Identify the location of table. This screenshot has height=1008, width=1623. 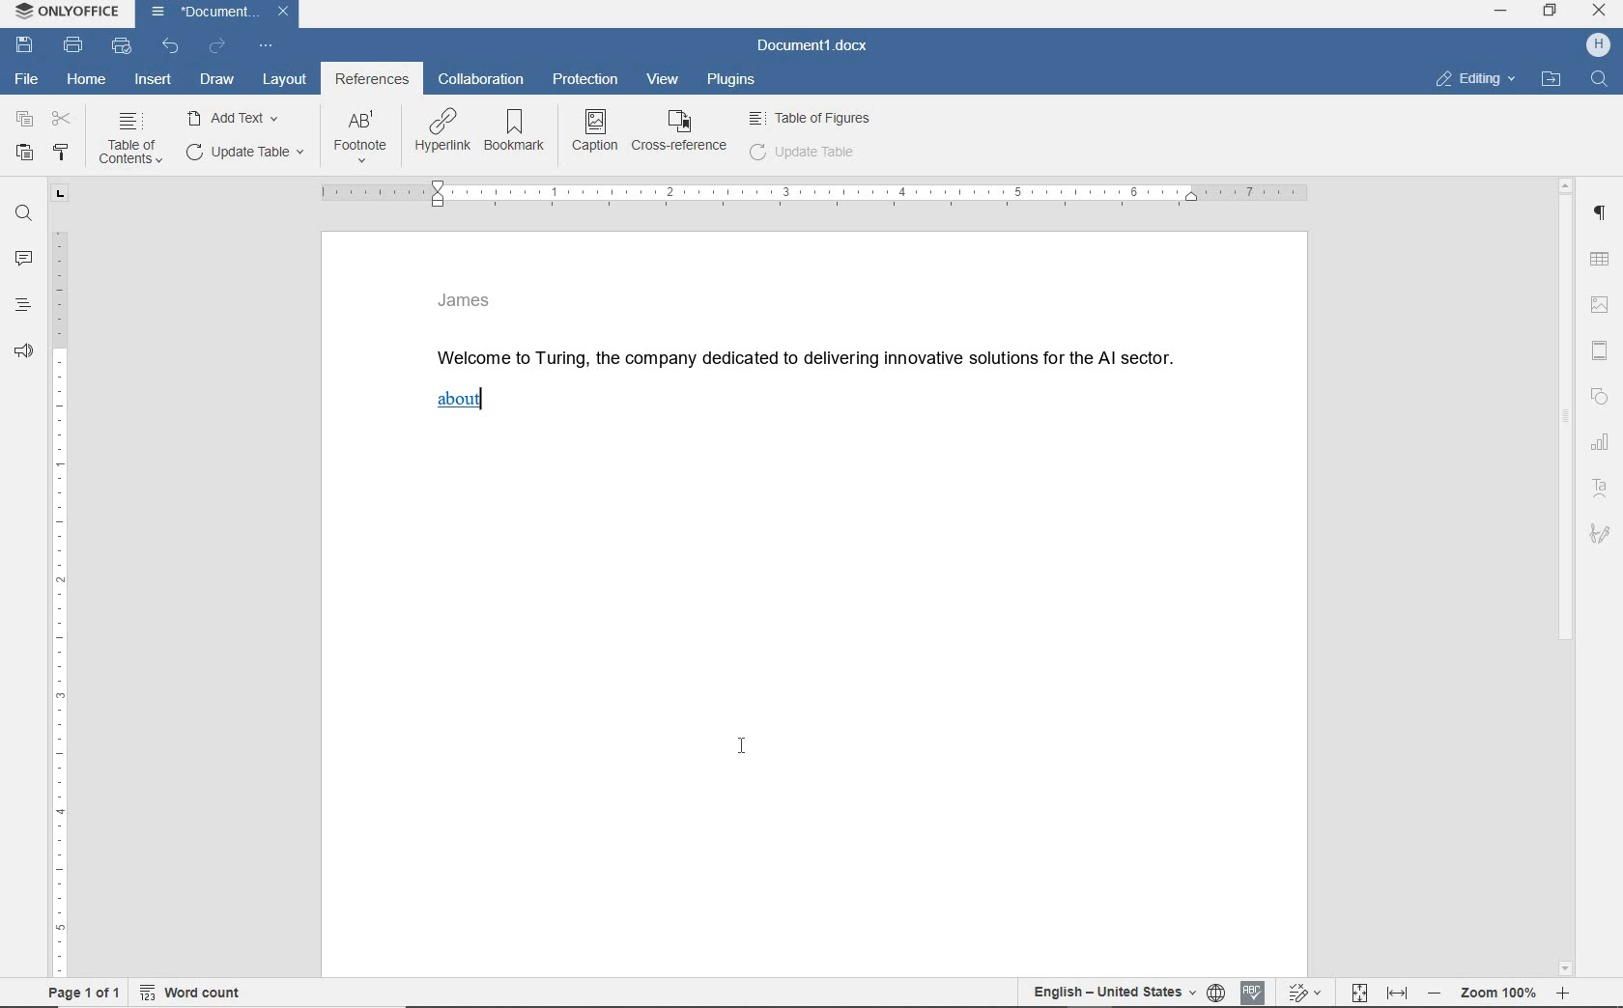
(1604, 258).